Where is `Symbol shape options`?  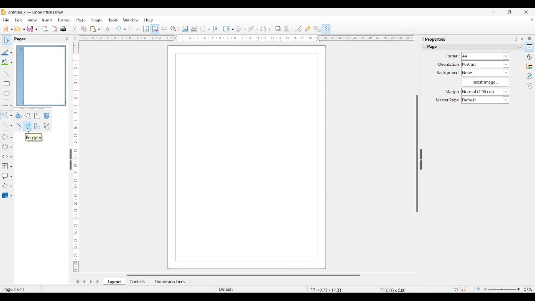 Symbol shape options is located at coordinates (11, 147).